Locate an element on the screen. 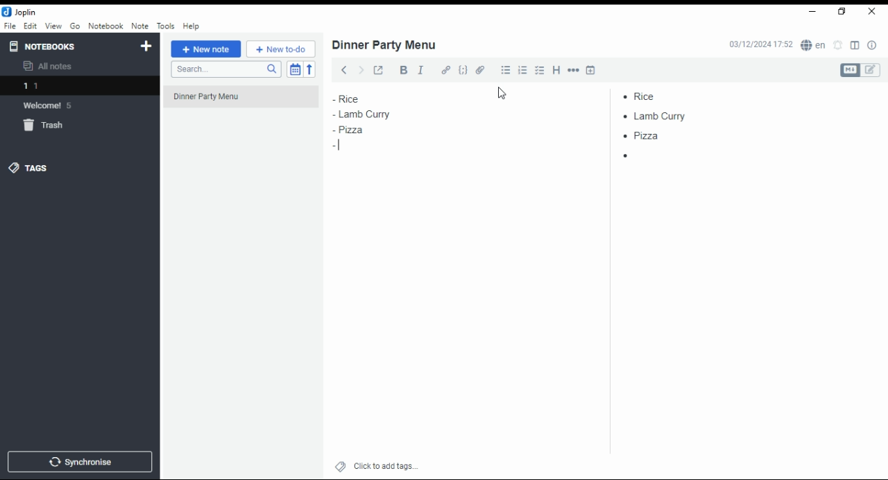 The height and width of the screenshot is (480, 888). bullet list is located at coordinates (507, 70).